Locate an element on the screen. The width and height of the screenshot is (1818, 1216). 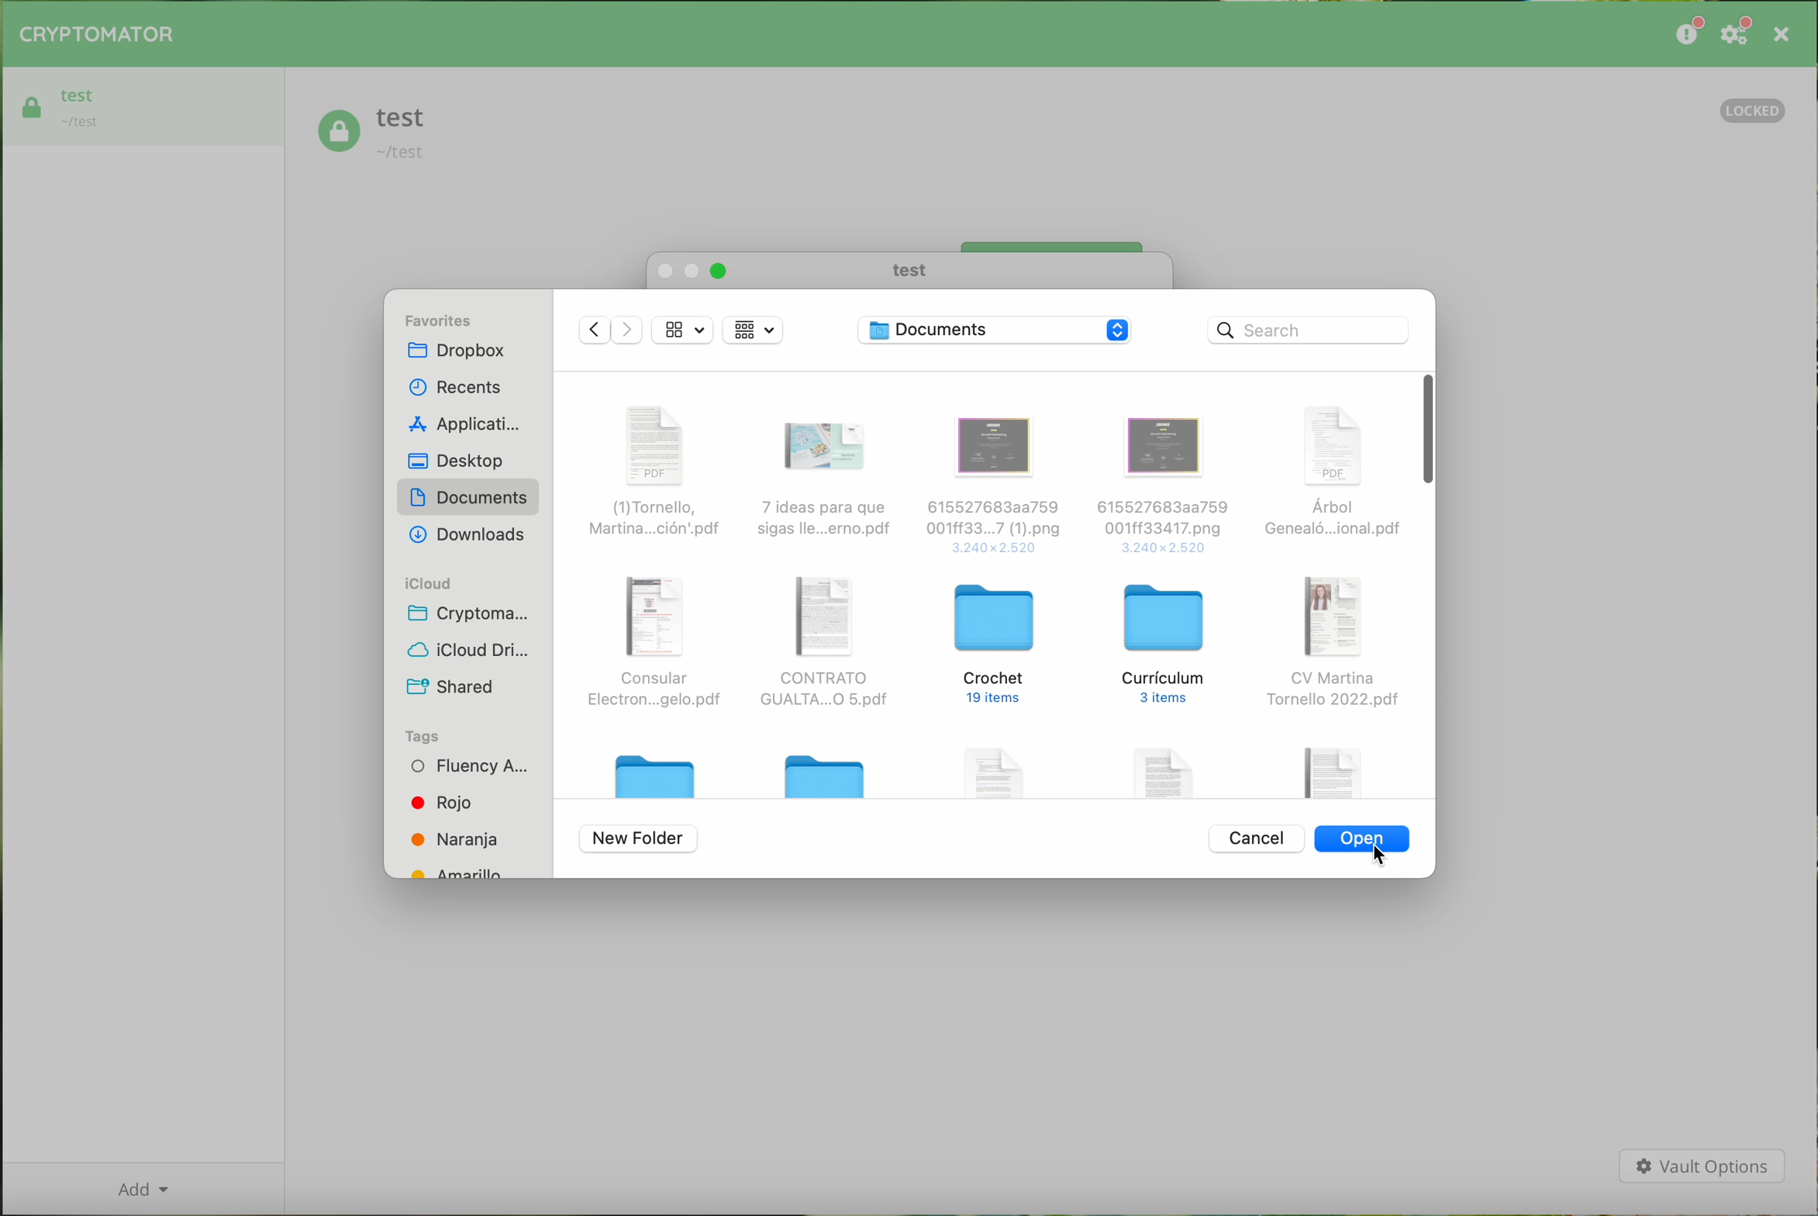
icloud is located at coordinates (427, 584).